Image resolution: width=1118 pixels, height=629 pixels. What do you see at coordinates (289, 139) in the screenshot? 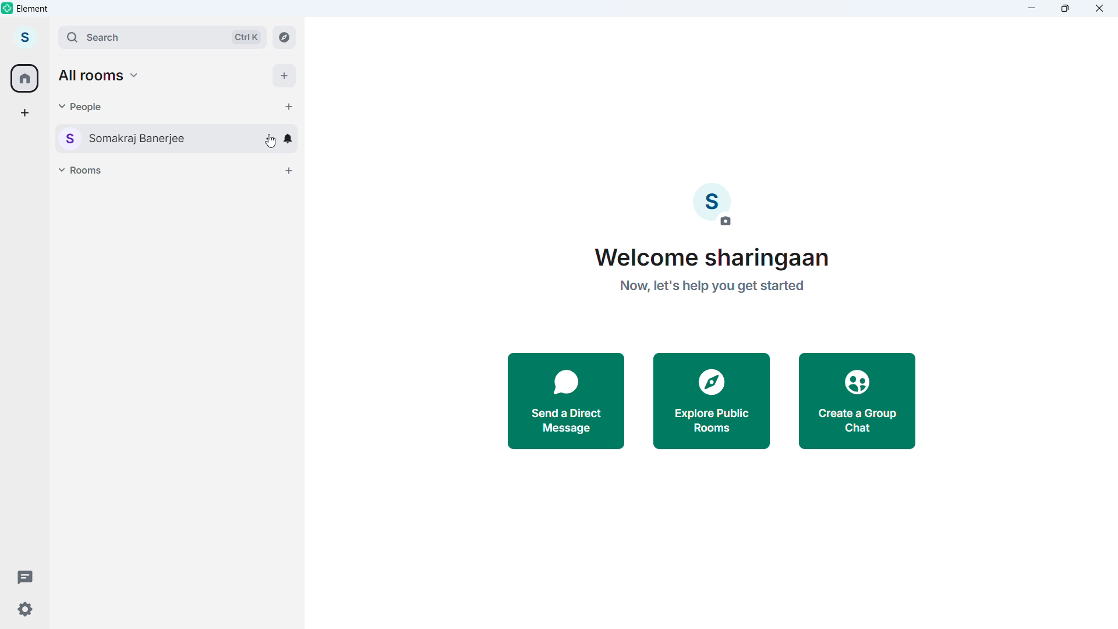
I see `Conversation notification setting ` at bounding box center [289, 139].